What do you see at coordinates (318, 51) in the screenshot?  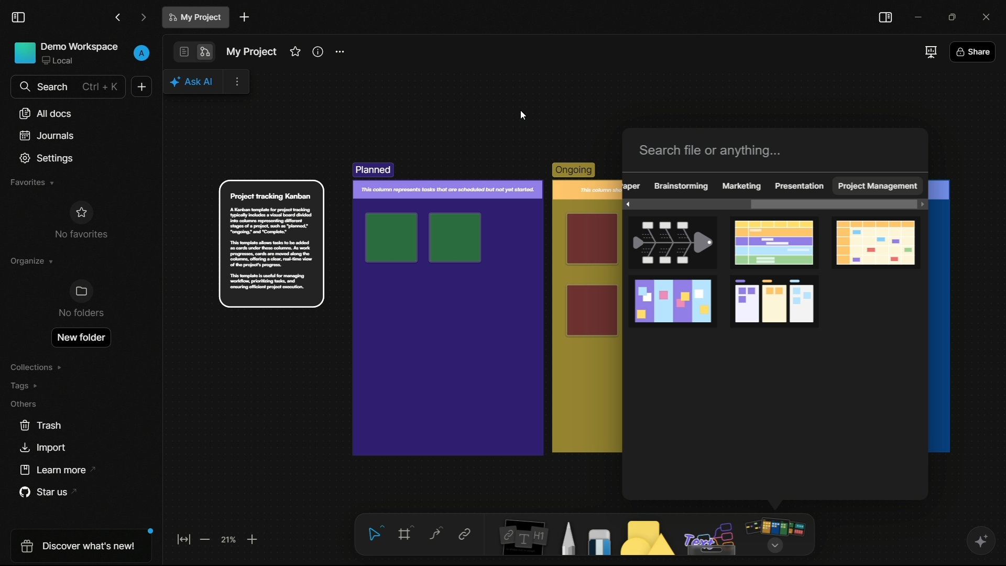 I see `informations` at bounding box center [318, 51].